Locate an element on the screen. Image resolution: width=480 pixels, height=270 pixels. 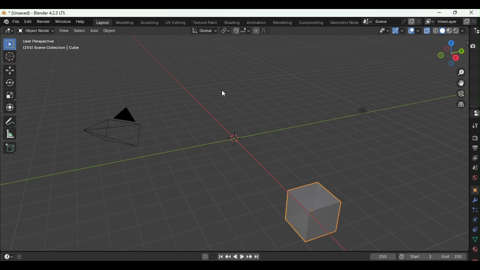
Name is located at coordinates (447, 21).